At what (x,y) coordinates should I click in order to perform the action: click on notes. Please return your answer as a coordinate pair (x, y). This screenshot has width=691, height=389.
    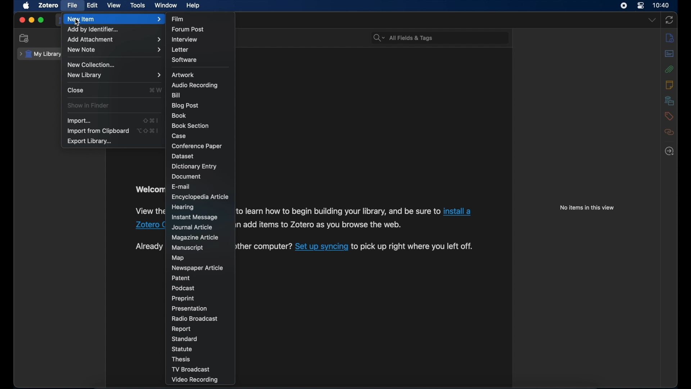
    Looking at the image, I should click on (670, 85).